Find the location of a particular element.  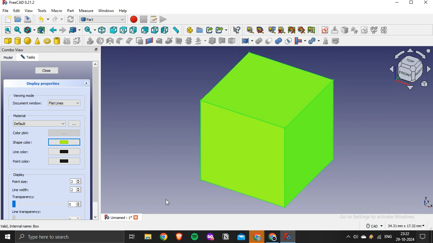

extrude is located at coordinates (90, 41).